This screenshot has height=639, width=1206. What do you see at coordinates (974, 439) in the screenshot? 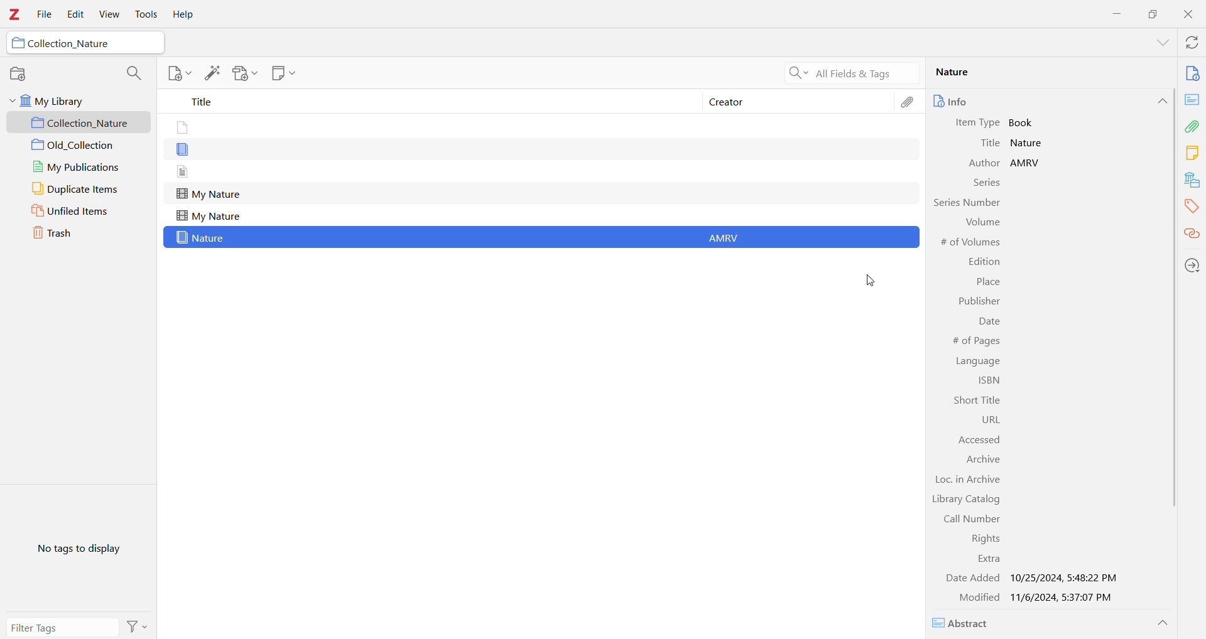
I see `Accessed` at bounding box center [974, 439].